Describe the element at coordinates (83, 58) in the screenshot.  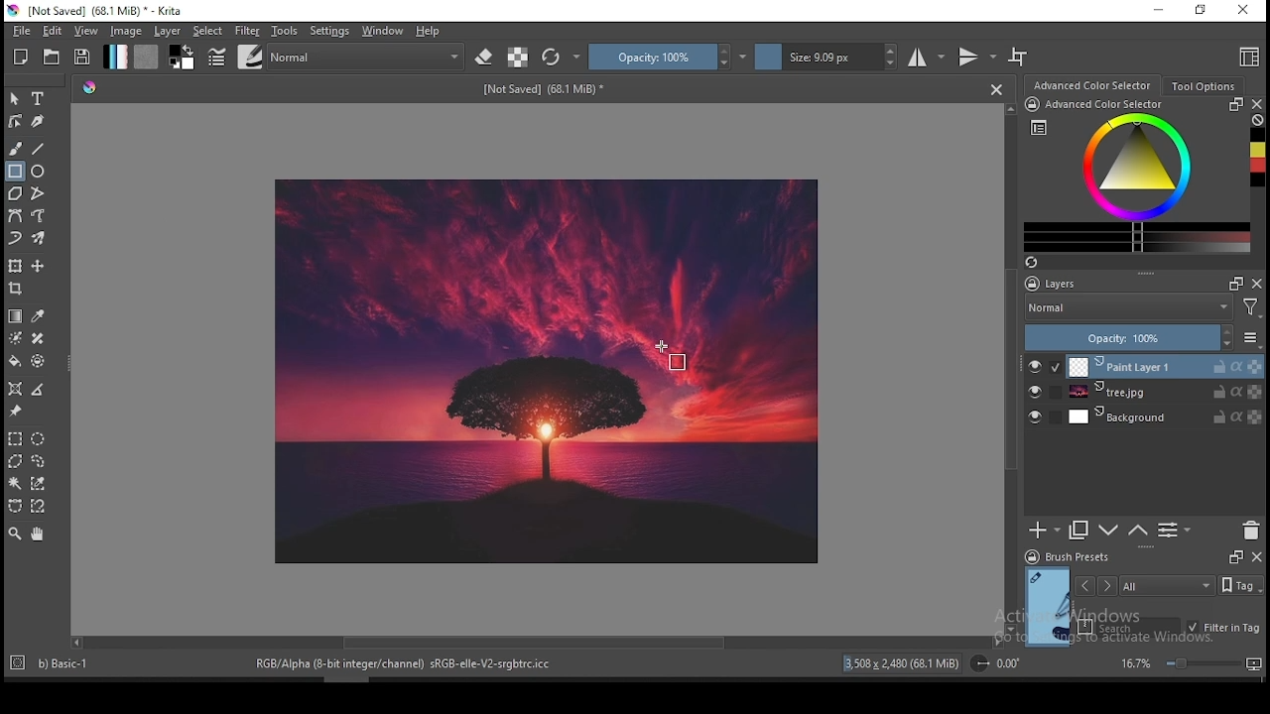
I see `save` at that location.